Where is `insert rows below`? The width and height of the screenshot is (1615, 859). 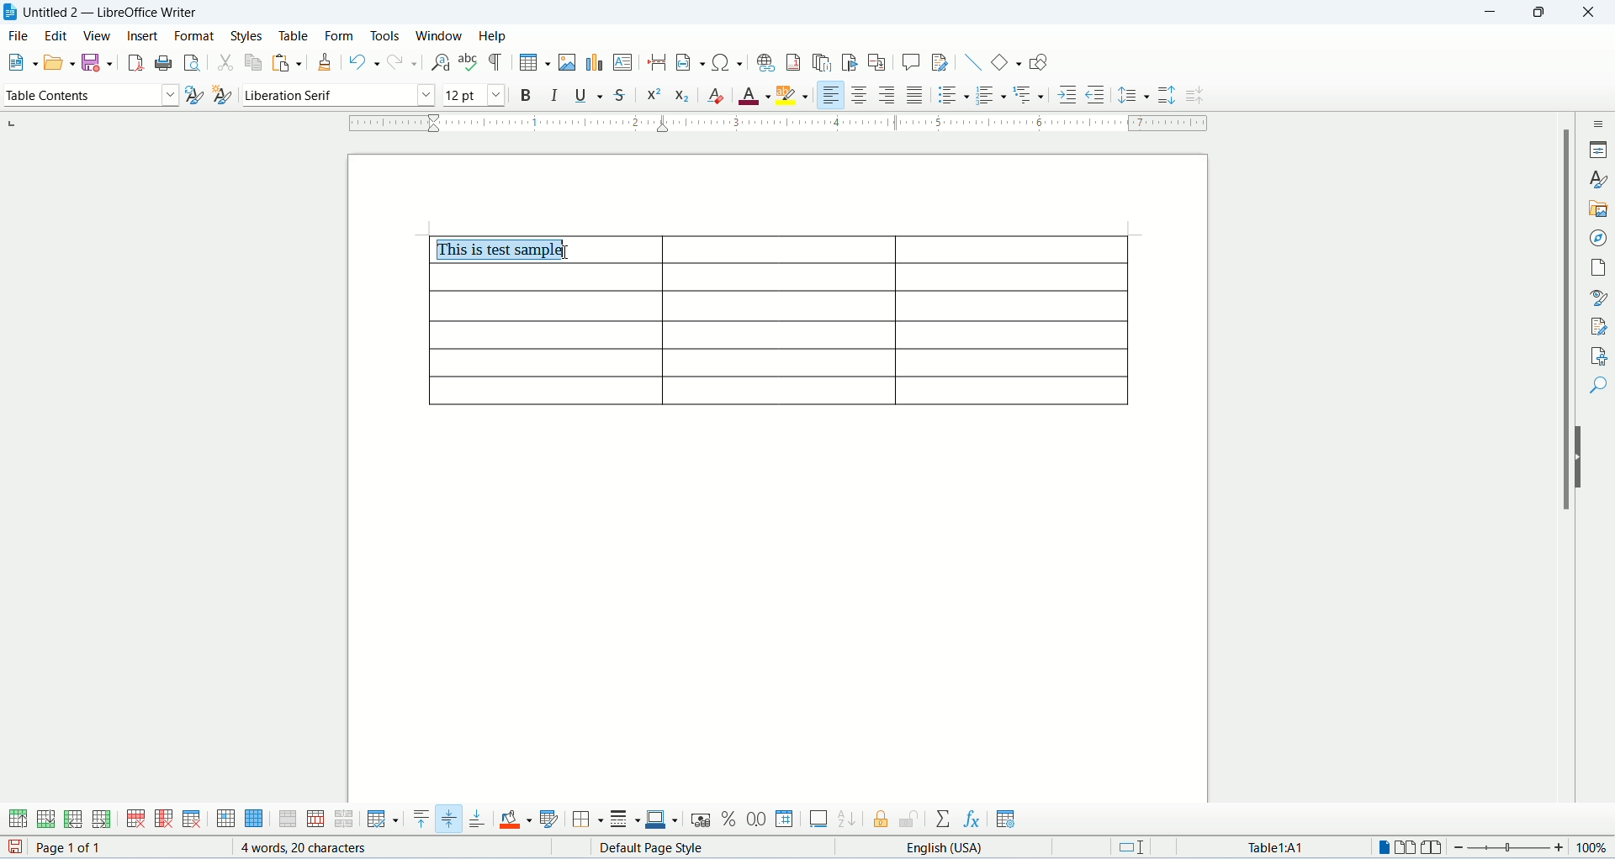
insert rows below is located at coordinates (45, 819).